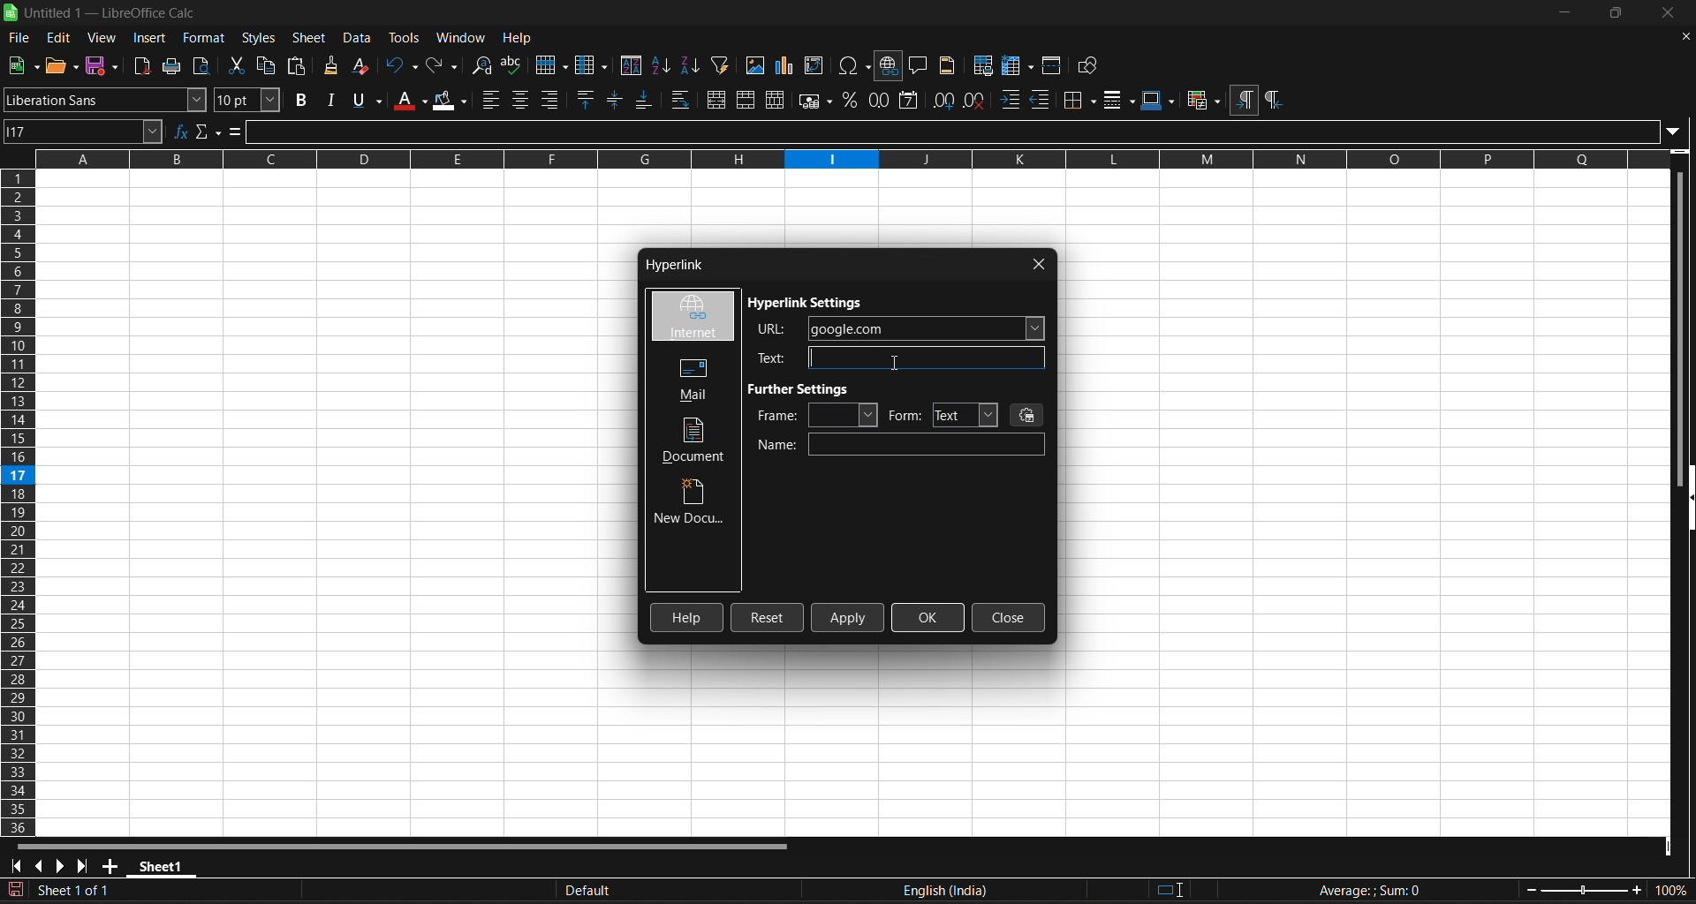 The image size is (1696, 904). What do you see at coordinates (808, 304) in the screenshot?
I see `hyperlink settings` at bounding box center [808, 304].